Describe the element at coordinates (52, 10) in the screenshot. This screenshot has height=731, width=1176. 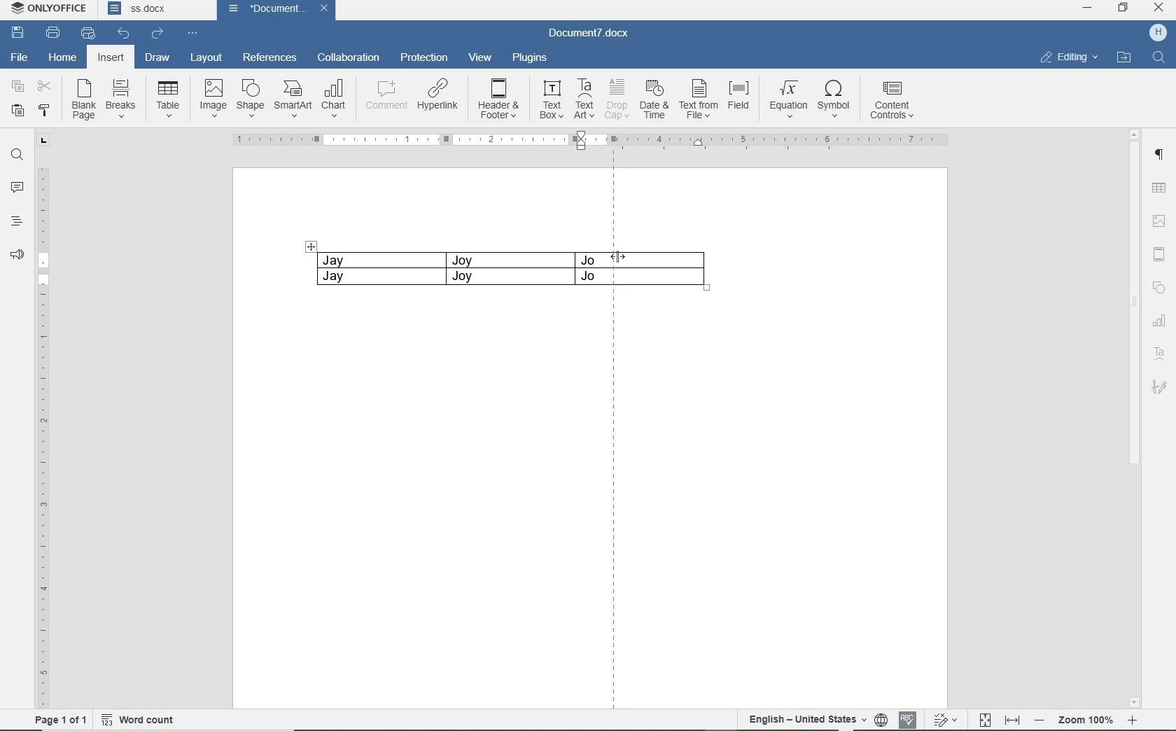
I see `SYSTEM NAME` at that location.